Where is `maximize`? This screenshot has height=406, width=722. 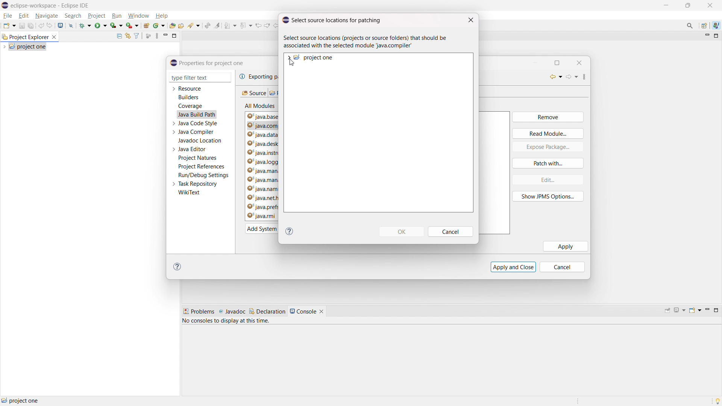 maximize is located at coordinates (560, 62).